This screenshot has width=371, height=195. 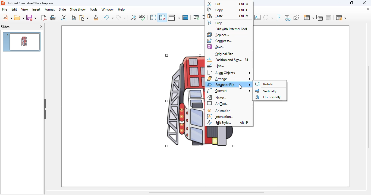 I want to click on rotate or flip, so click(x=229, y=85).